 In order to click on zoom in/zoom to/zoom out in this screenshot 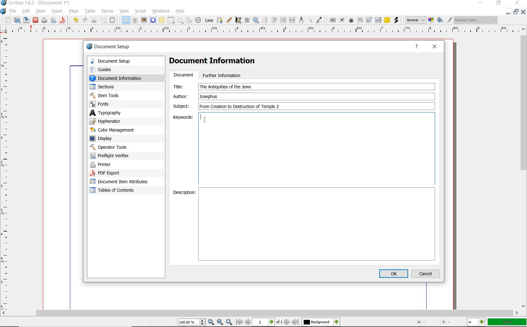, I will do `click(206, 322)`.